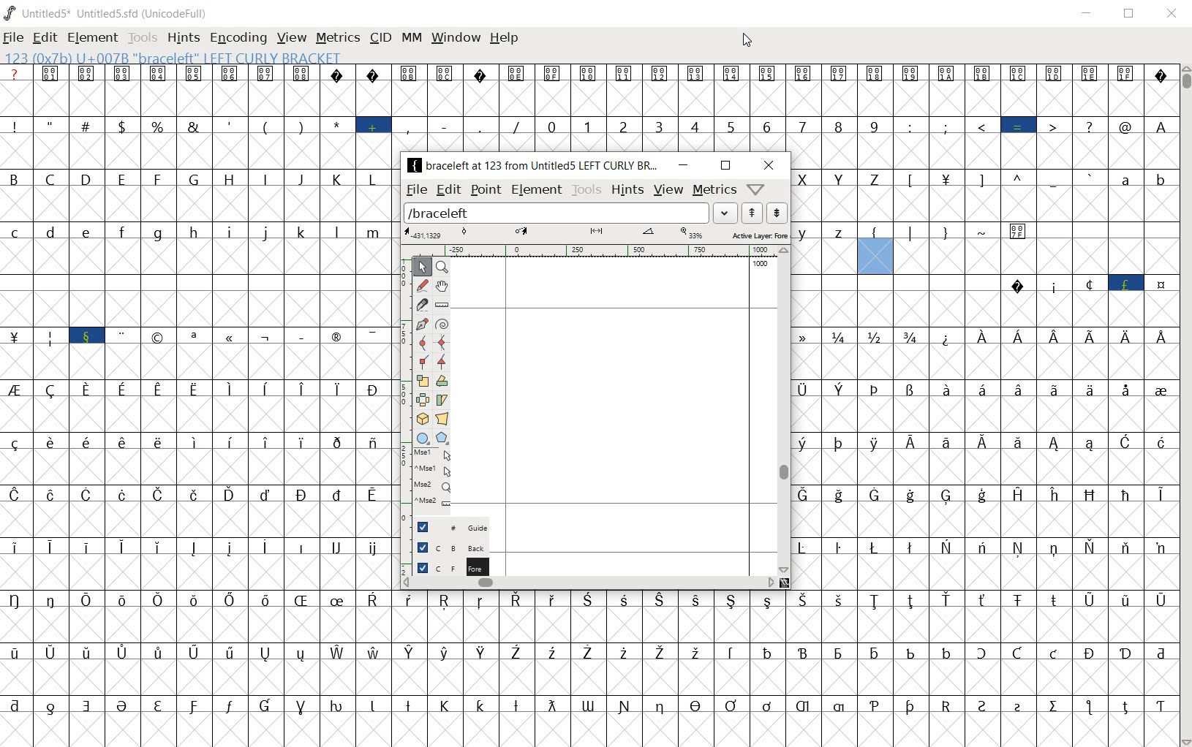 This screenshot has height=747, width=1192. What do you see at coordinates (684, 166) in the screenshot?
I see `minimize` at bounding box center [684, 166].